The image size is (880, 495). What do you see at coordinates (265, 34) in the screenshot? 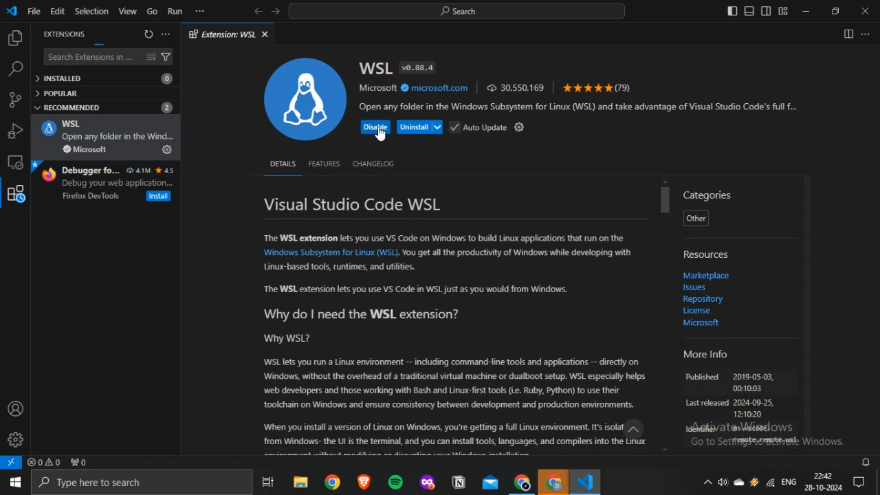
I see `close` at bounding box center [265, 34].